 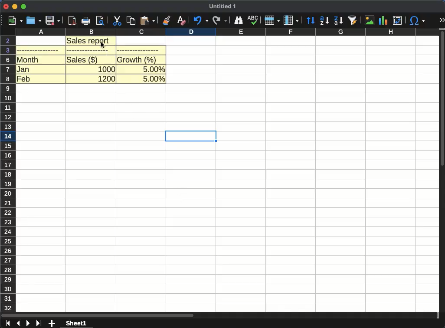 I want to click on new, so click(x=13, y=21).